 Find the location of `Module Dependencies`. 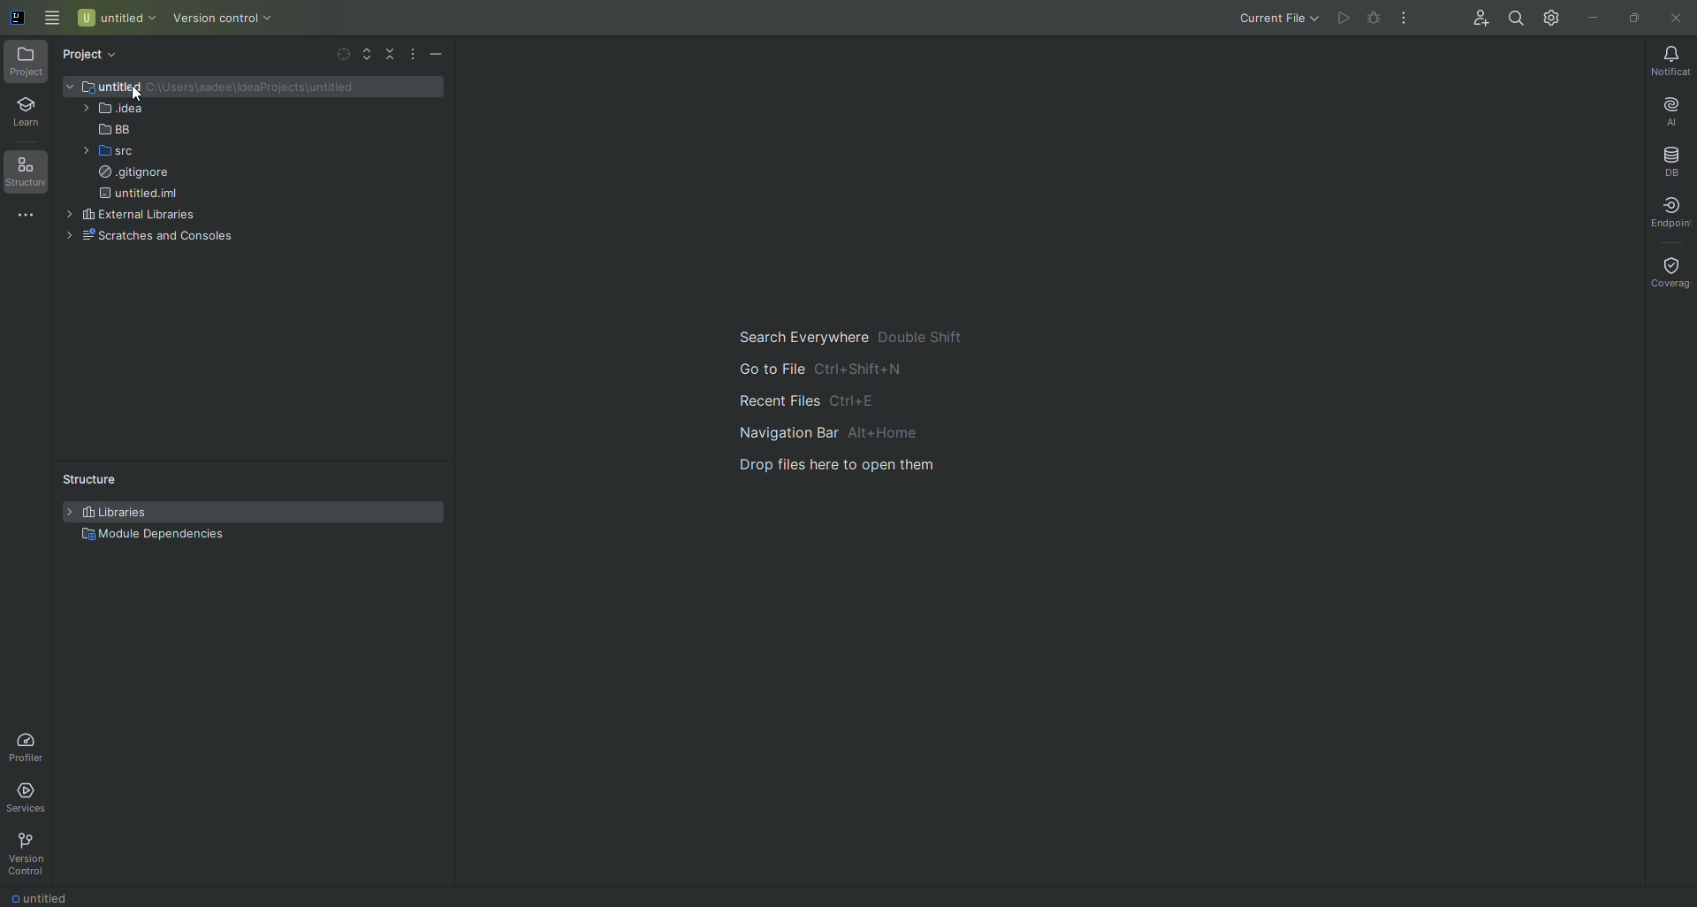

Module Dependencies is located at coordinates (155, 536).